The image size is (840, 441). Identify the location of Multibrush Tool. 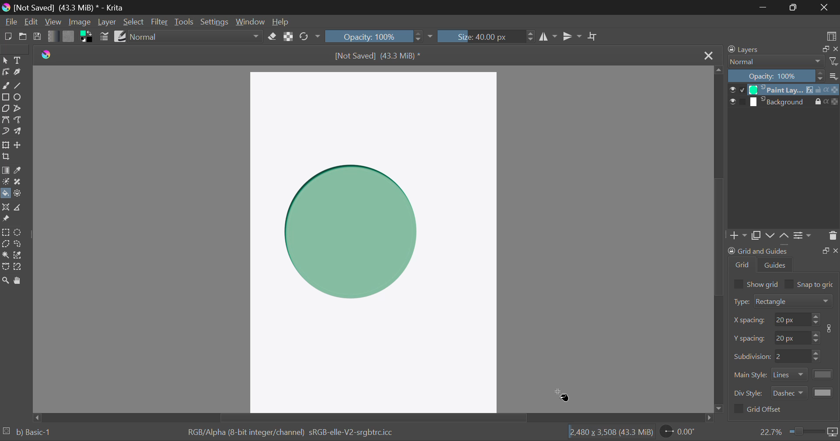
(19, 132).